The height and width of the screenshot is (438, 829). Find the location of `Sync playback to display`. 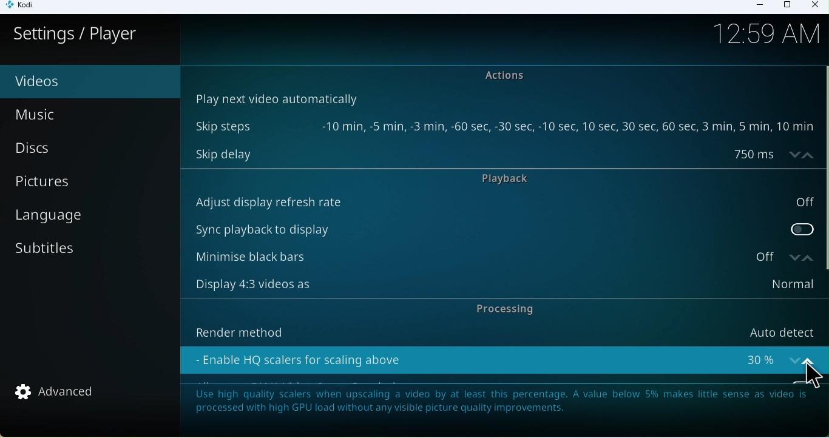

Sync playback to display is located at coordinates (503, 227).